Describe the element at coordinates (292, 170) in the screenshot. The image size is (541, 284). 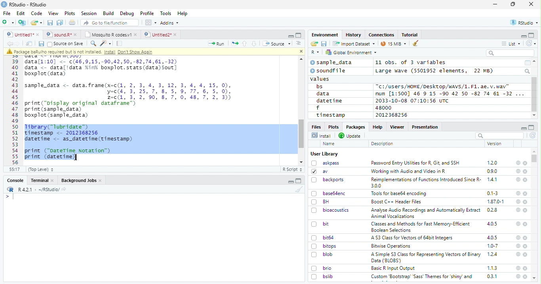
I see `R Script` at that location.